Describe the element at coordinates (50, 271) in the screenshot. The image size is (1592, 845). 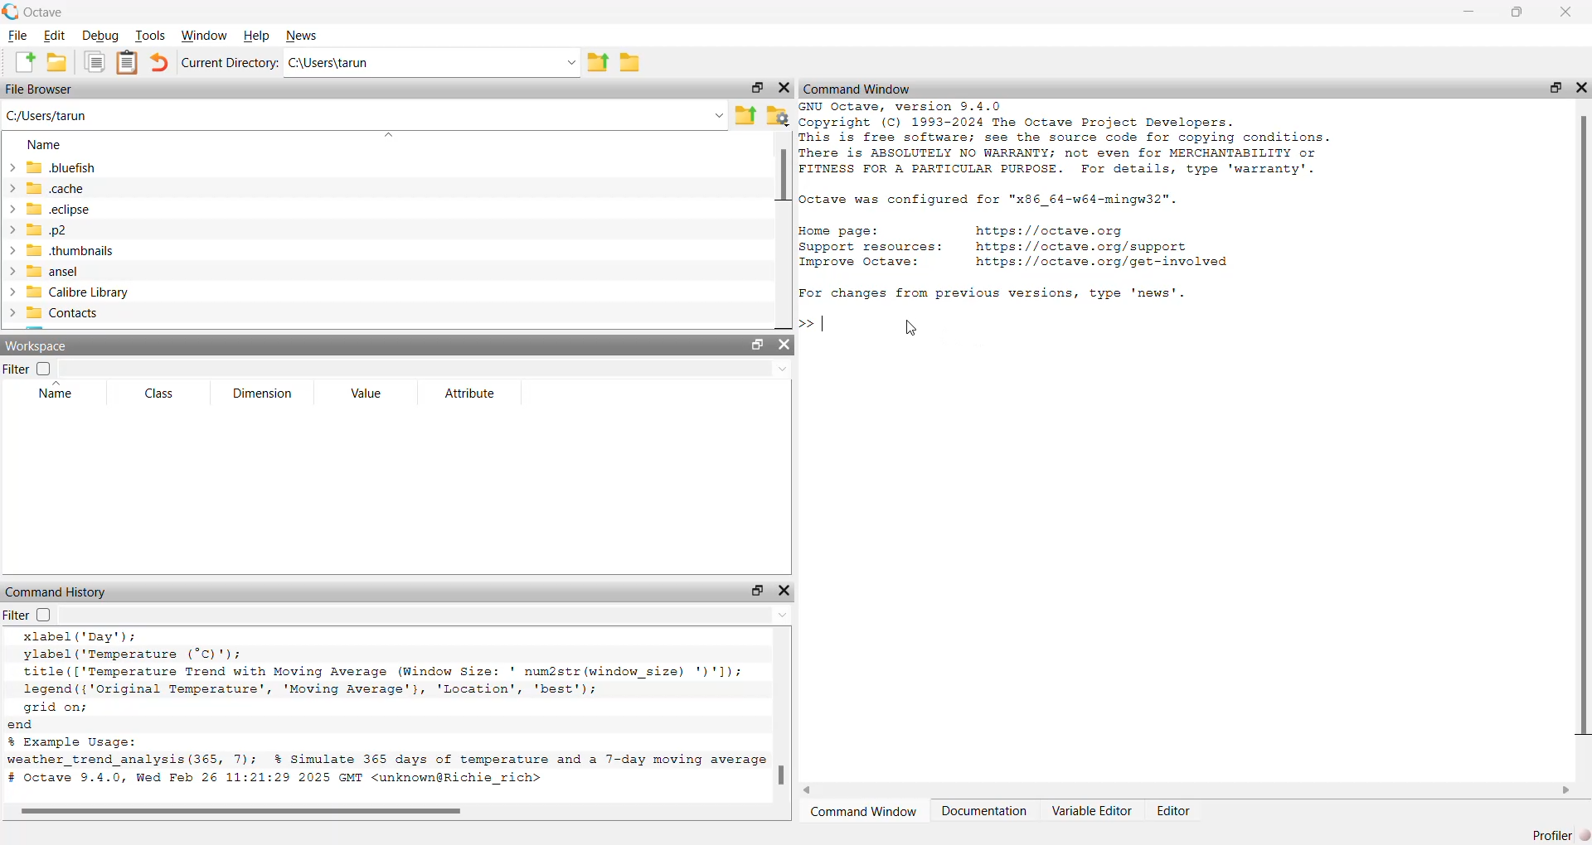
I see `~ansel` at that location.